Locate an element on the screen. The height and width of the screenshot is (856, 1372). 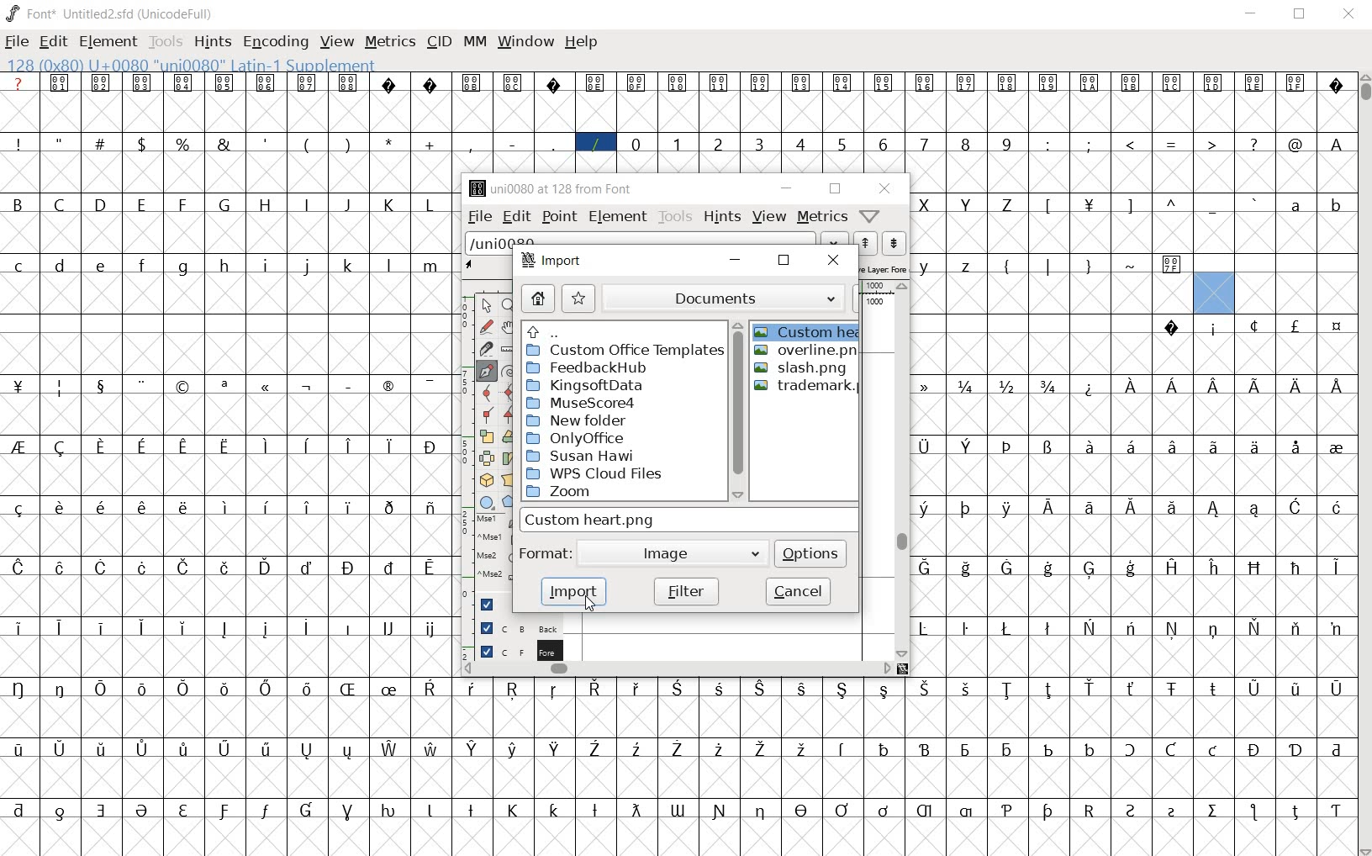
glyph is located at coordinates (307, 145).